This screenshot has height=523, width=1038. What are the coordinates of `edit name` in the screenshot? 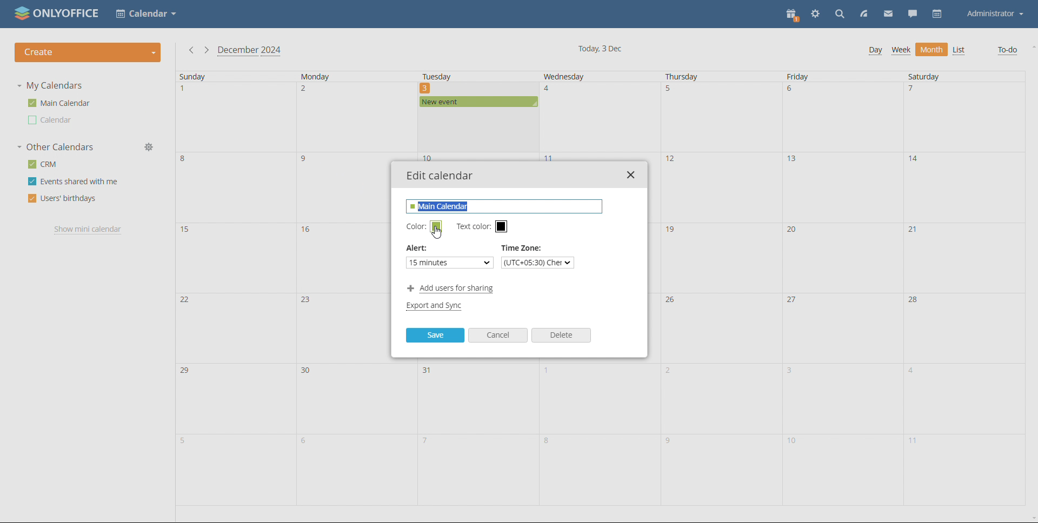 It's located at (504, 206).